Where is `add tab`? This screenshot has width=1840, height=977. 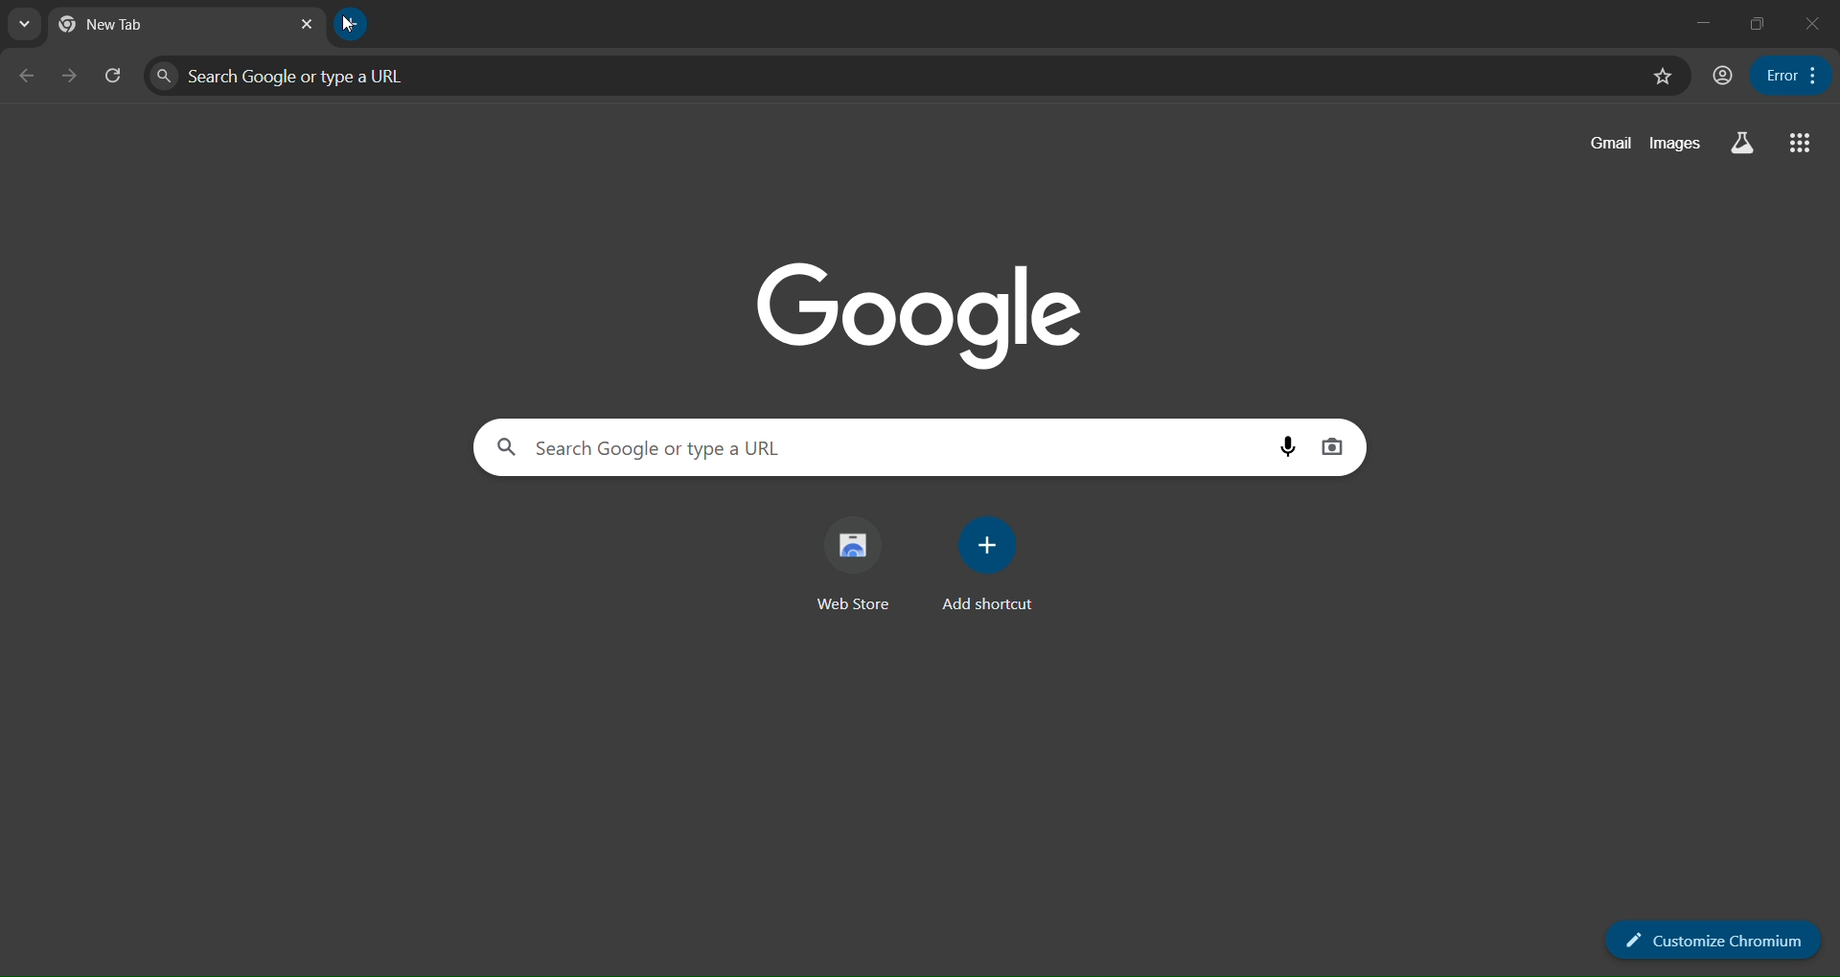 add tab is located at coordinates (356, 23).